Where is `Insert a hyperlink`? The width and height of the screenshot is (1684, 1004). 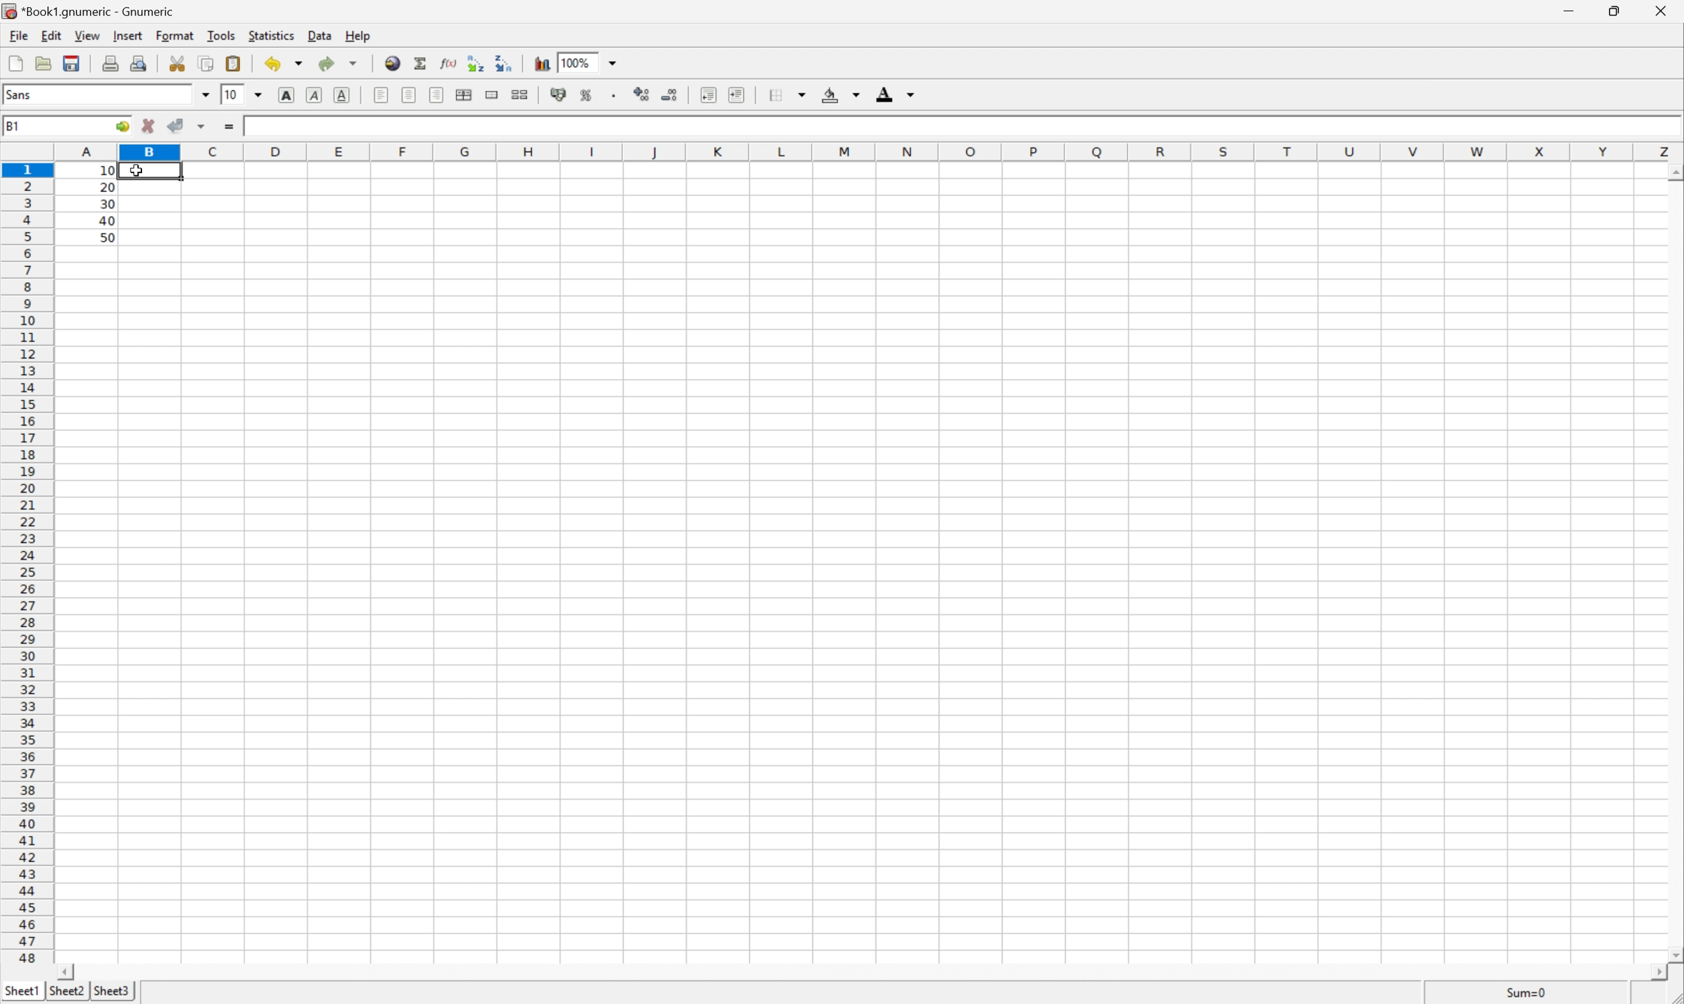 Insert a hyperlink is located at coordinates (394, 63).